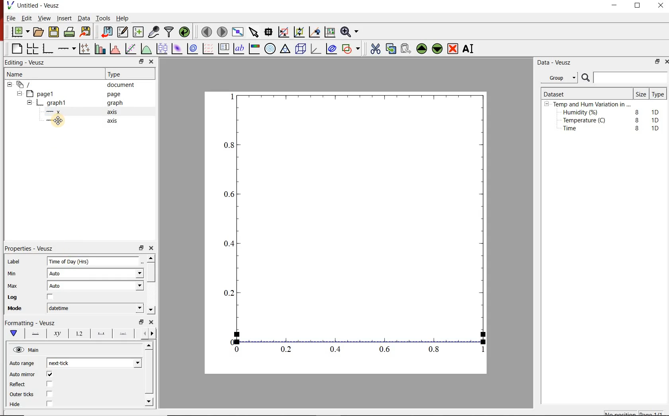 The width and height of the screenshot is (669, 416). I want to click on Export to graphics format, so click(86, 31).